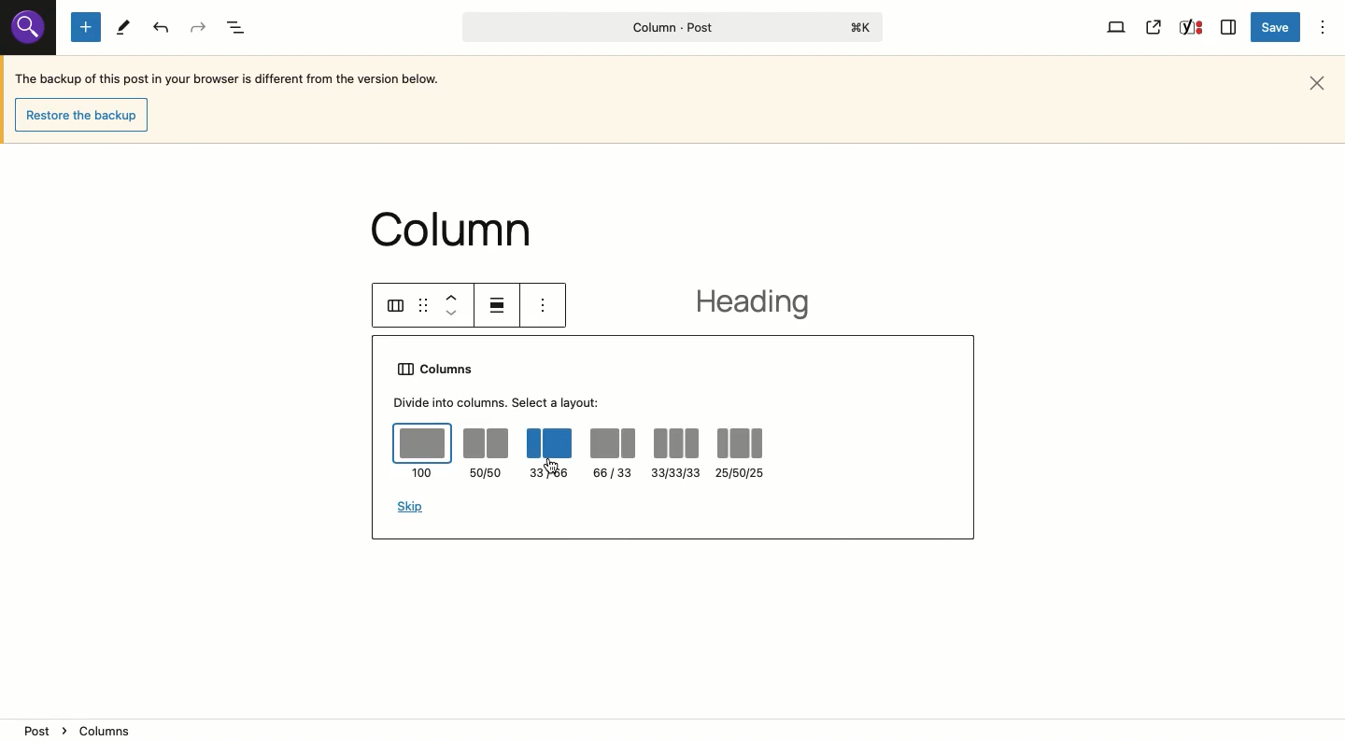 This screenshot has height=741, width=1345. I want to click on 33,66, so click(549, 454).